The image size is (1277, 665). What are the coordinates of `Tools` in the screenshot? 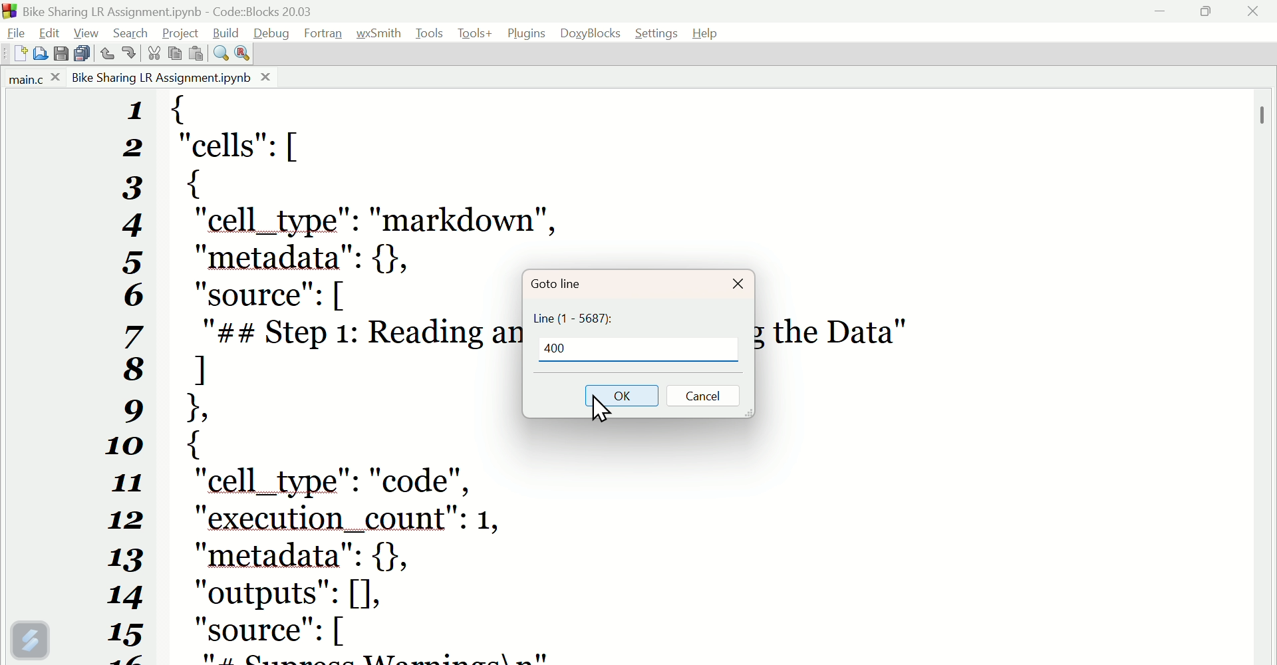 It's located at (429, 33).